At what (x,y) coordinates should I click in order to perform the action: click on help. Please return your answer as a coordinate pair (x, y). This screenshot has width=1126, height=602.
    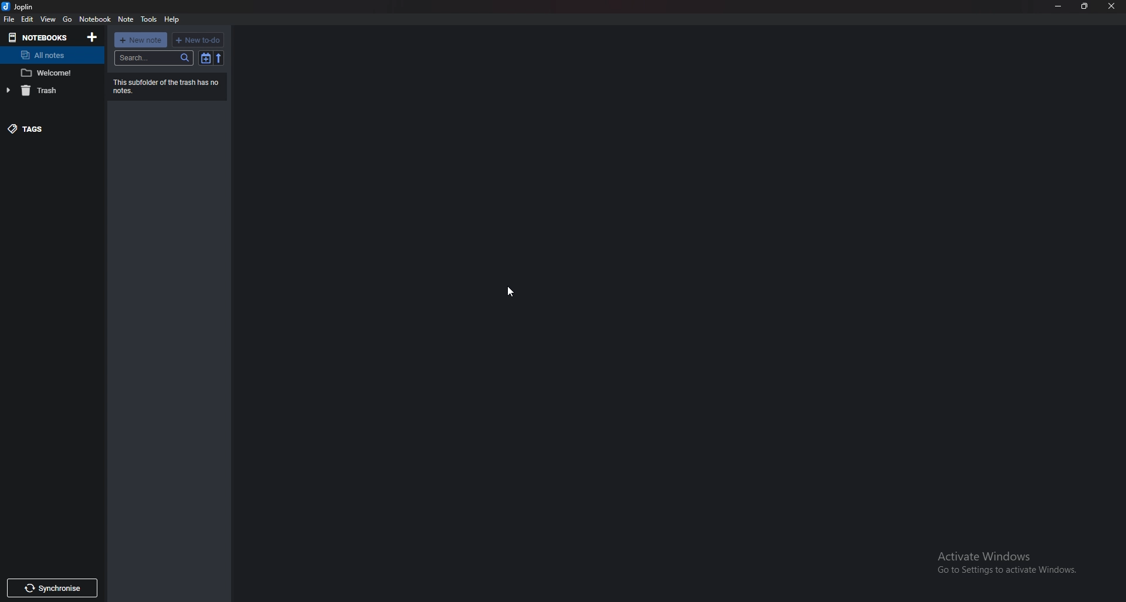
    Looking at the image, I should click on (174, 19).